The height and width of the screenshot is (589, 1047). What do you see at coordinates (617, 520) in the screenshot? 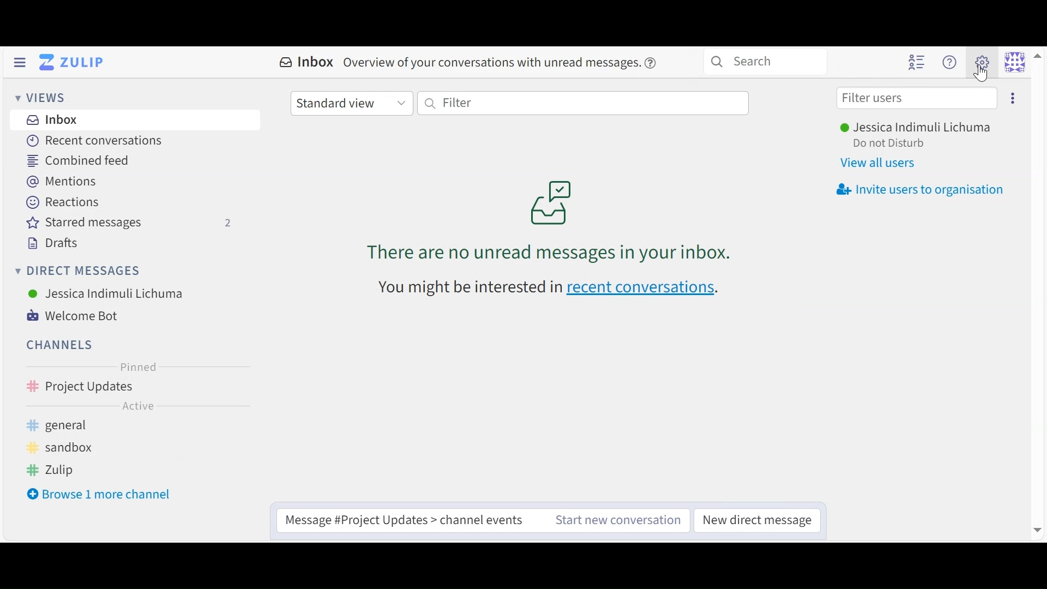
I see `Start new message` at bounding box center [617, 520].